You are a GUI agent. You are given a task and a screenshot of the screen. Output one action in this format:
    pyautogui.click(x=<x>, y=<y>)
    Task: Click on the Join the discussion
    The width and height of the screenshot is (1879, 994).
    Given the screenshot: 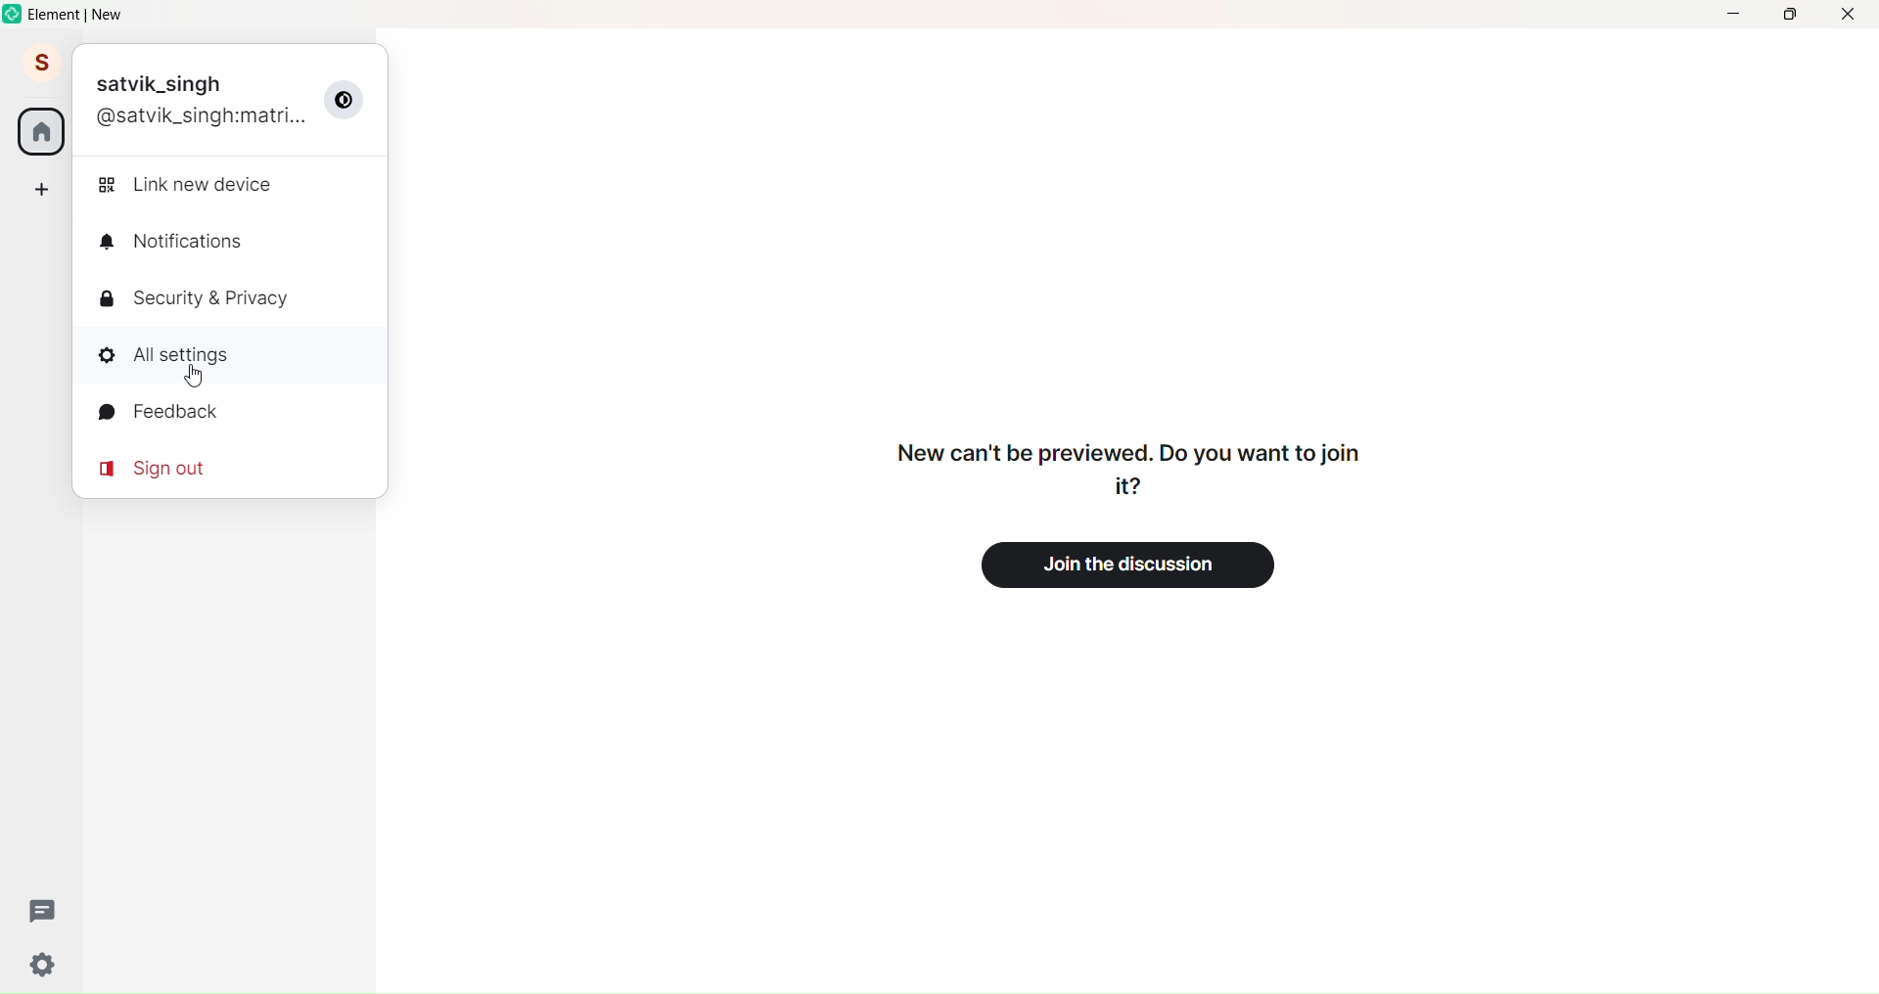 What is the action you would take?
    pyautogui.click(x=1139, y=564)
    